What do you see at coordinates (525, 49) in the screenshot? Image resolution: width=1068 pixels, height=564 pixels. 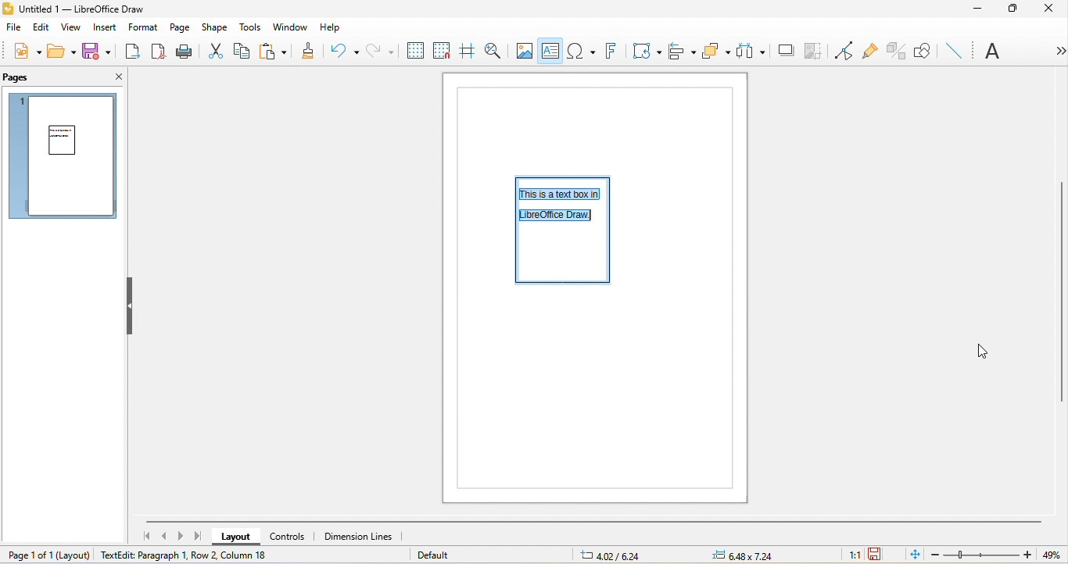 I see `image` at bounding box center [525, 49].